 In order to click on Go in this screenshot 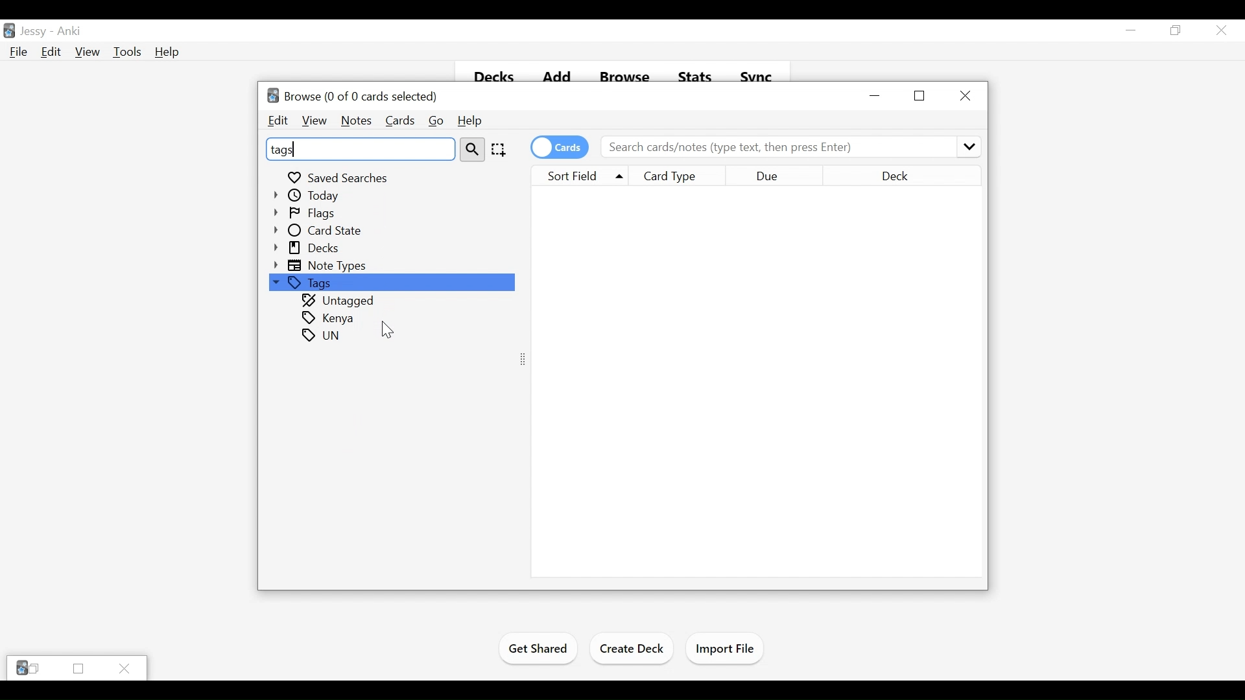, I will do `click(435, 121)`.